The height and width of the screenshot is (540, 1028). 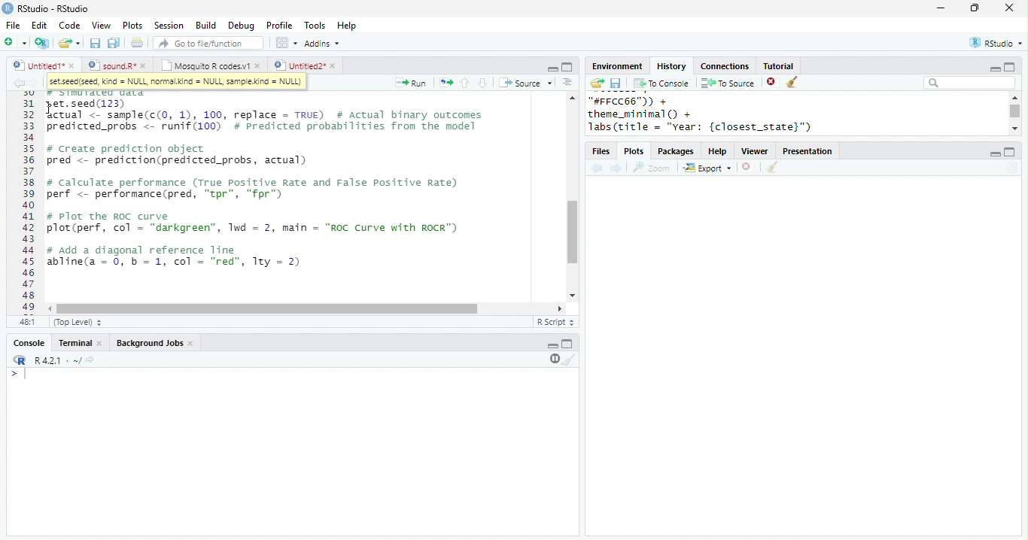 What do you see at coordinates (552, 346) in the screenshot?
I see `minimize` at bounding box center [552, 346].